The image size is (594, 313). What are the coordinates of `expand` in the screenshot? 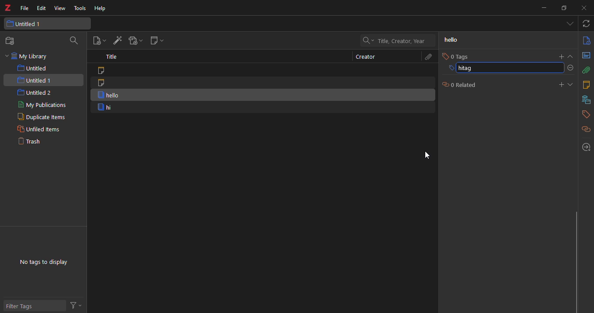 It's located at (572, 57).